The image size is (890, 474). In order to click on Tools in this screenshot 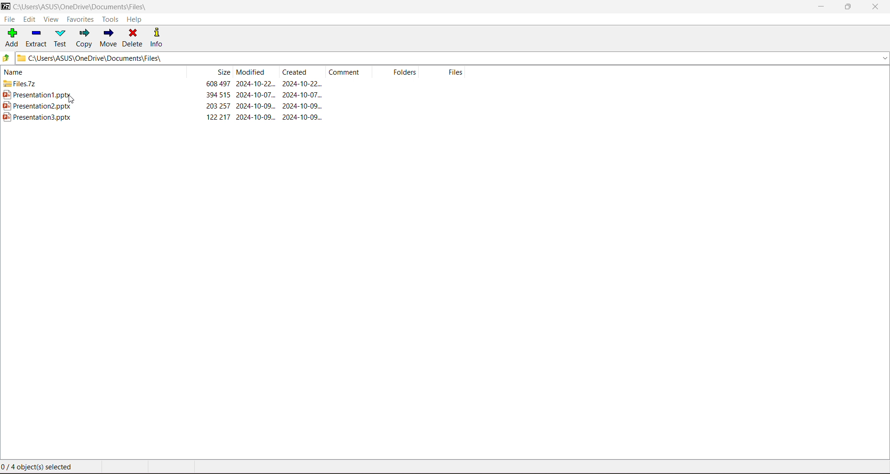, I will do `click(110, 19)`.